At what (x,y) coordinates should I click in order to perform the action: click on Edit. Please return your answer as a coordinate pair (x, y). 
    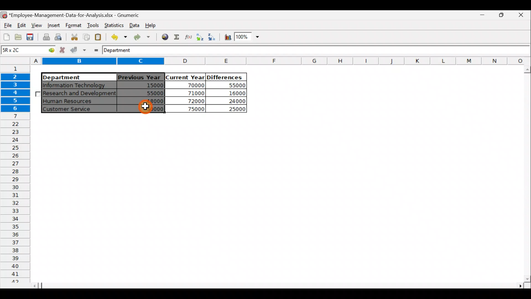
    Looking at the image, I should click on (22, 25).